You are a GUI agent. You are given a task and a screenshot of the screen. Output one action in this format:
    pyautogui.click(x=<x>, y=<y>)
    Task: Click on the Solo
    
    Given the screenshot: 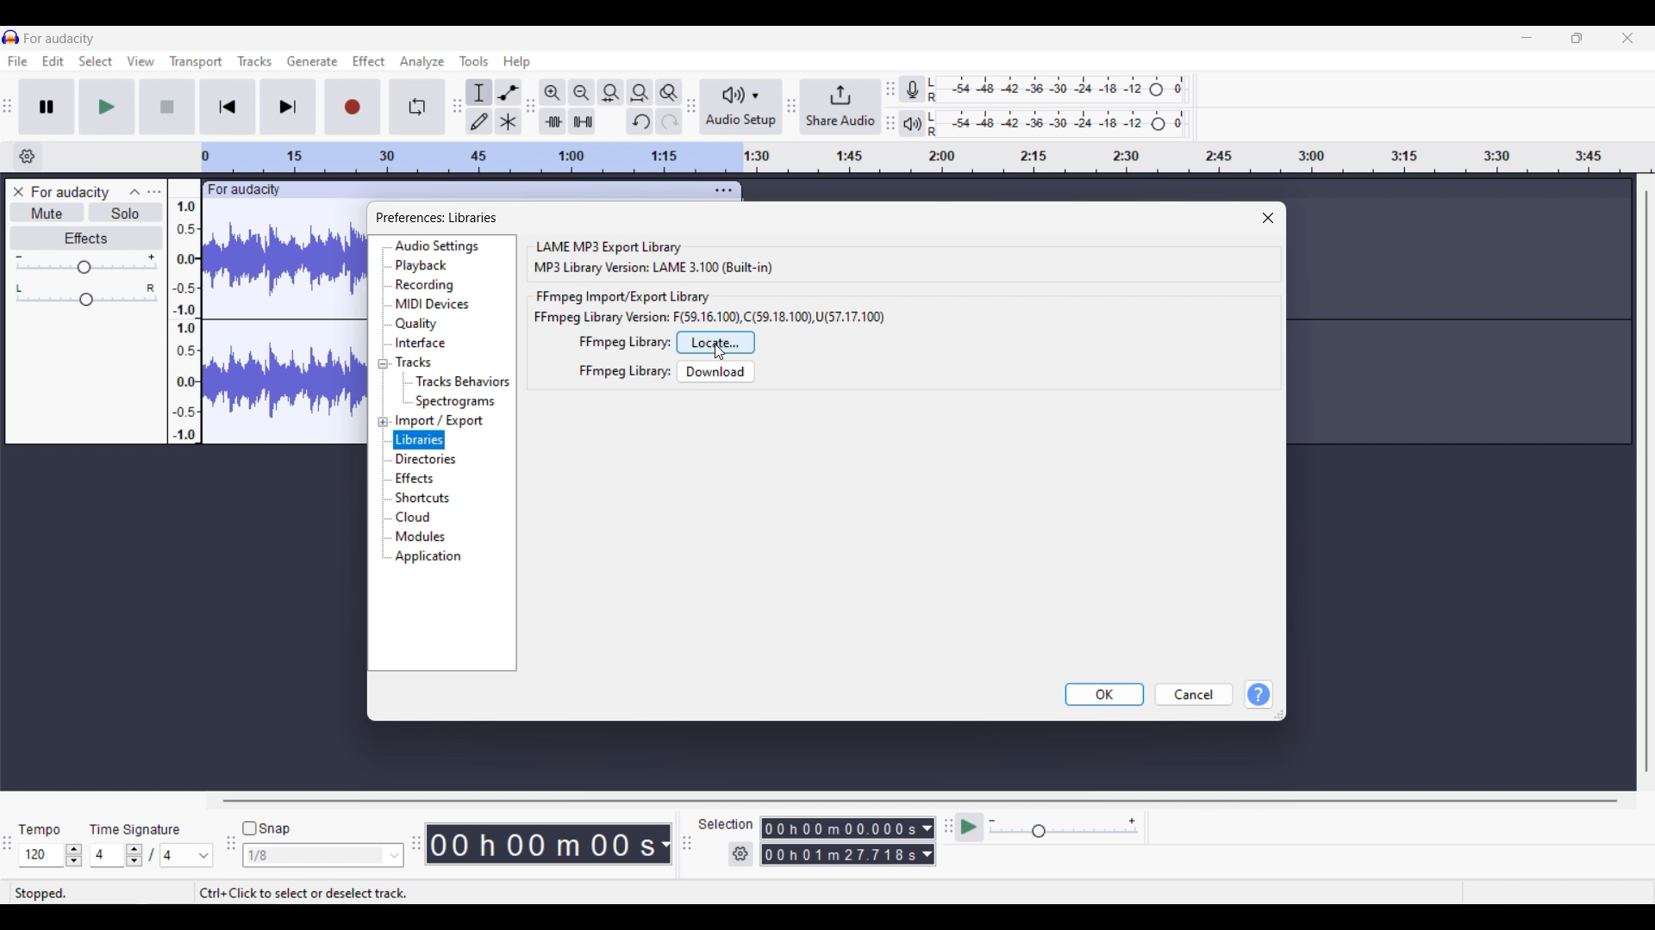 What is the action you would take?
    pyautogui.click(x=126, y=212)
    